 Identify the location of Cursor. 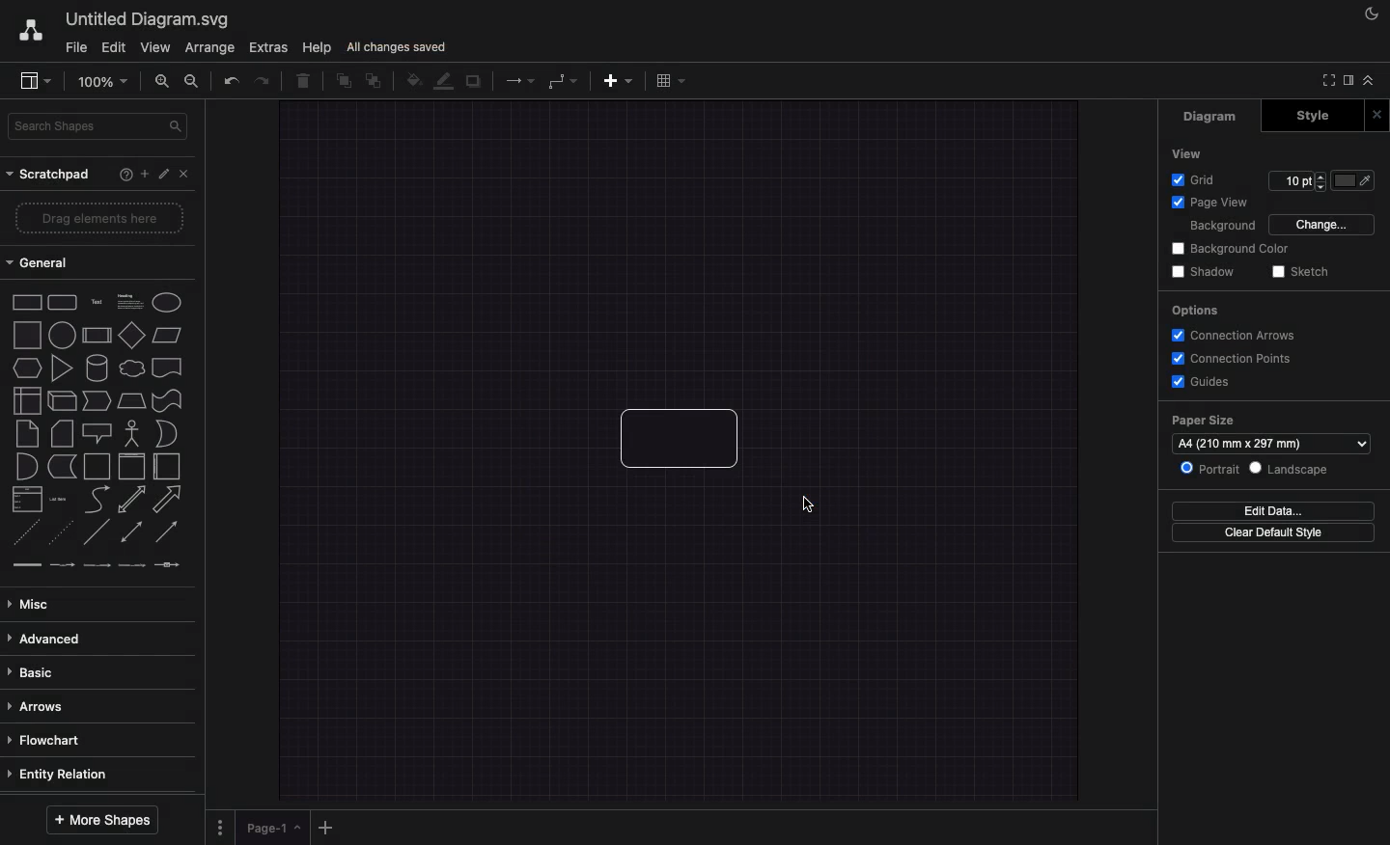
(815, 504).